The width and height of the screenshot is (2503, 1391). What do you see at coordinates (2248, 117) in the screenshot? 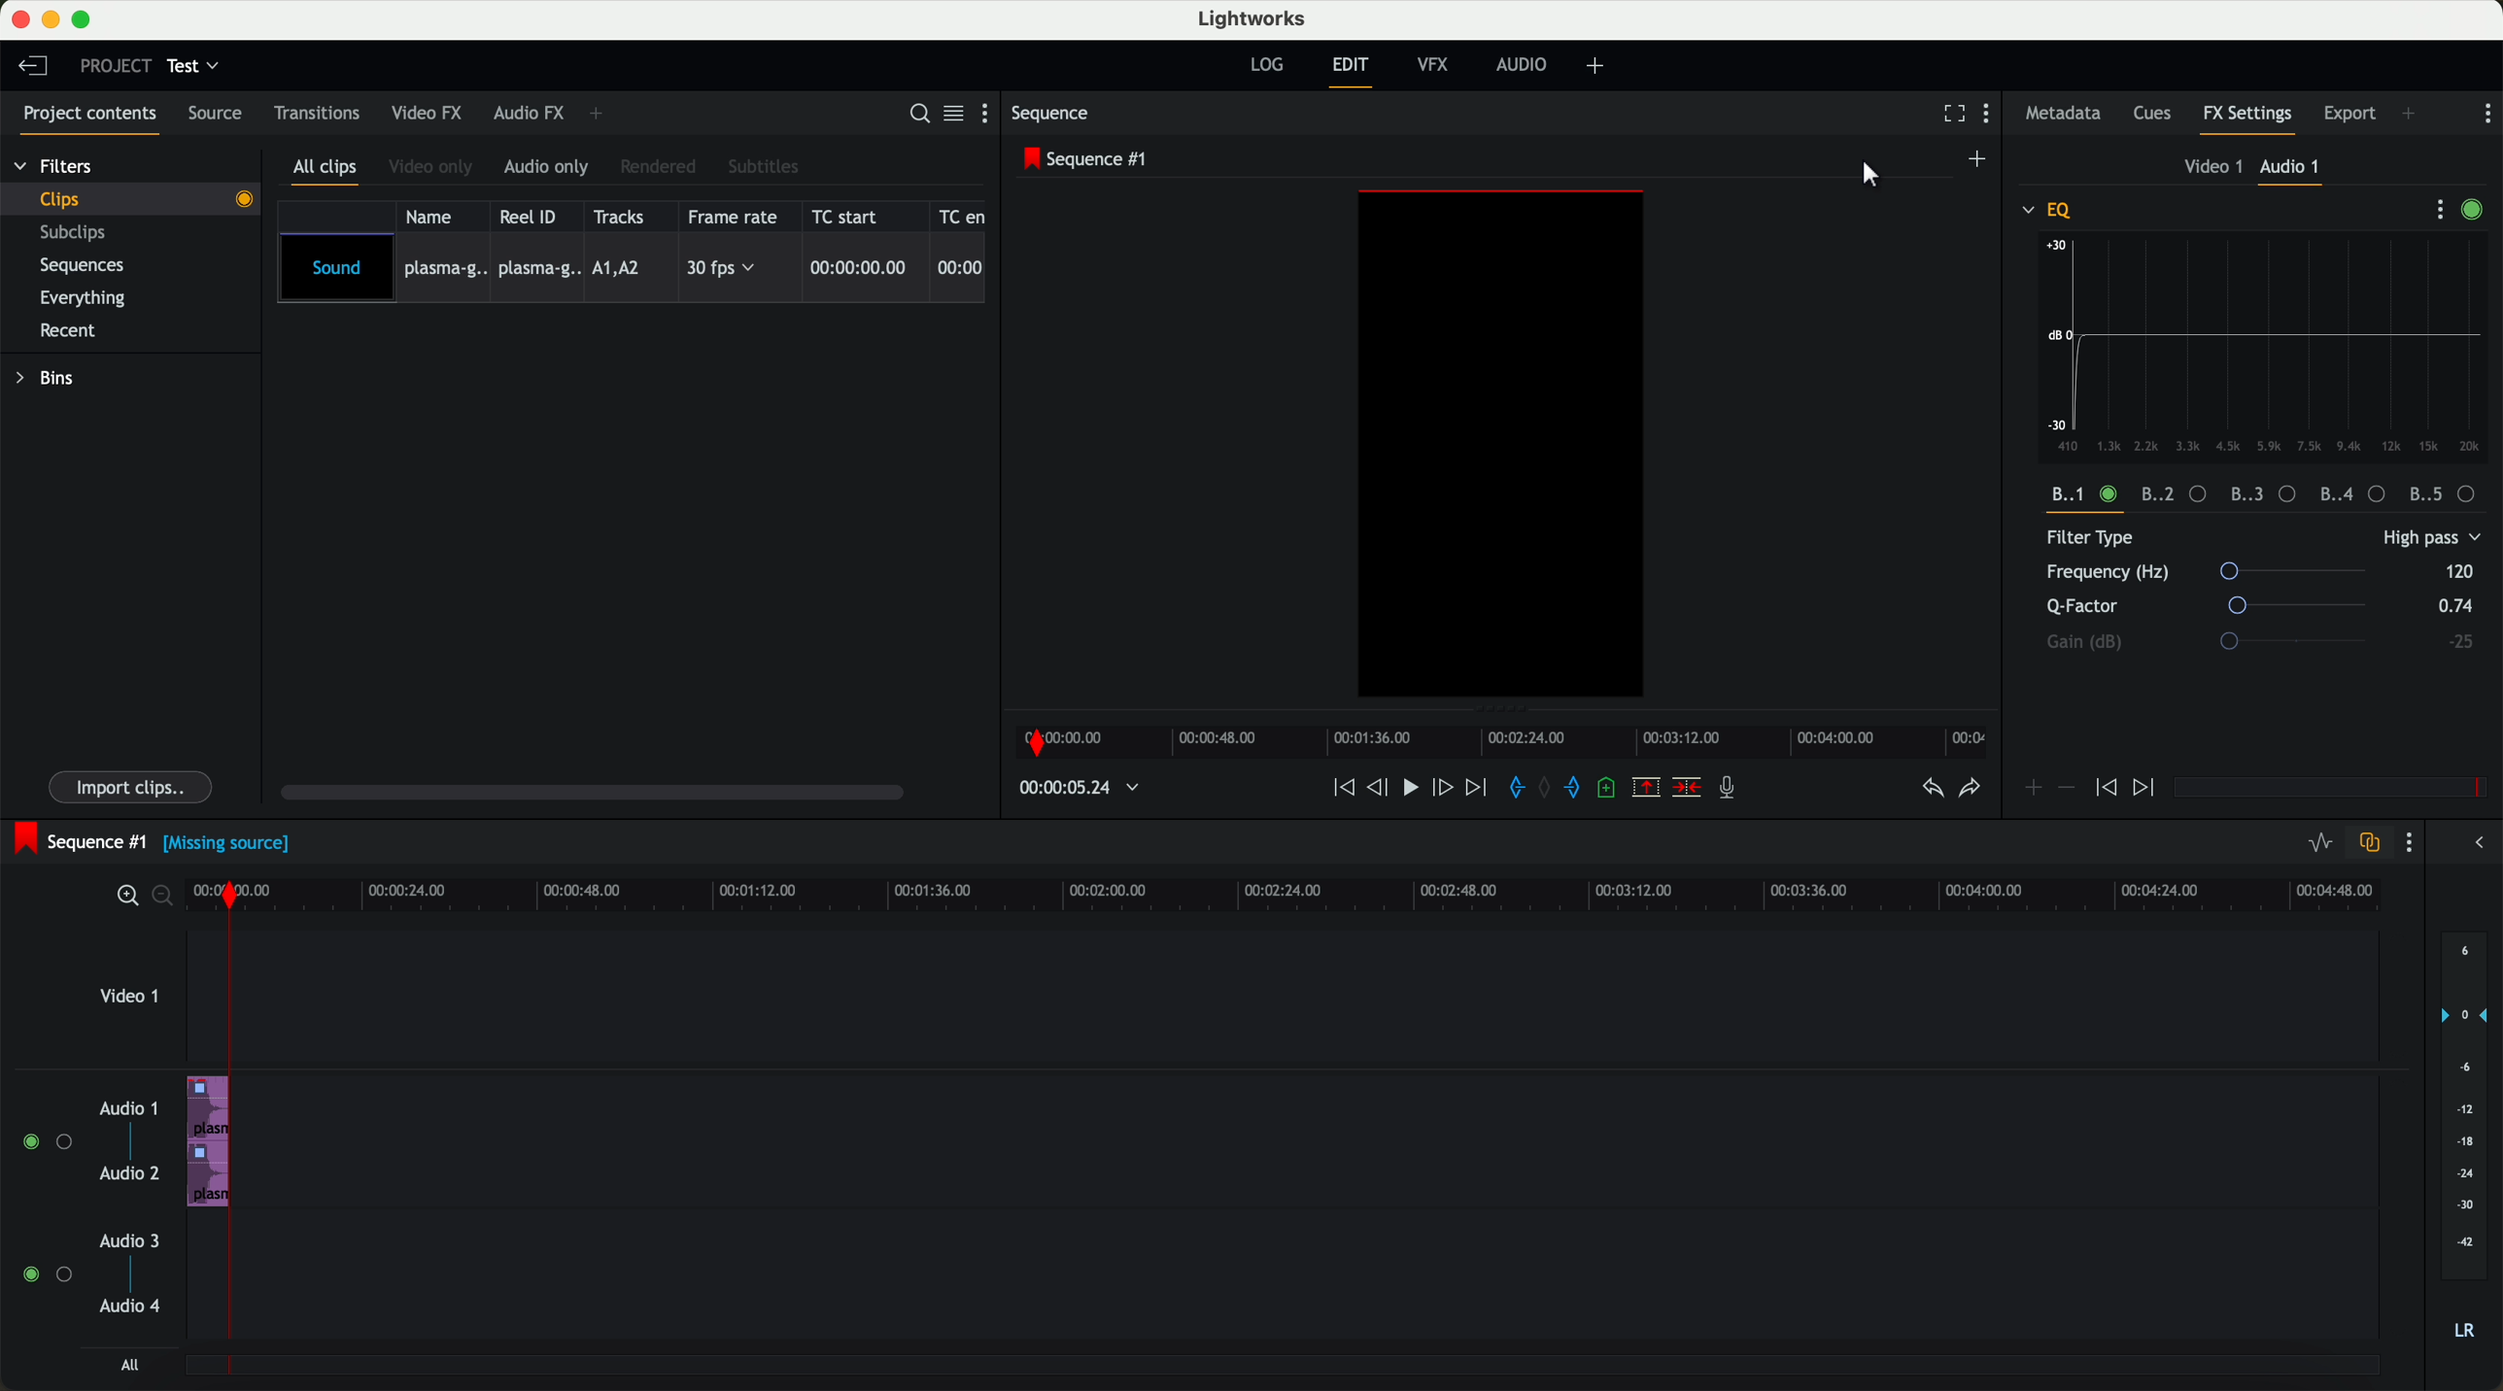
I see `FX settings` at bounding box center [2248, 117].